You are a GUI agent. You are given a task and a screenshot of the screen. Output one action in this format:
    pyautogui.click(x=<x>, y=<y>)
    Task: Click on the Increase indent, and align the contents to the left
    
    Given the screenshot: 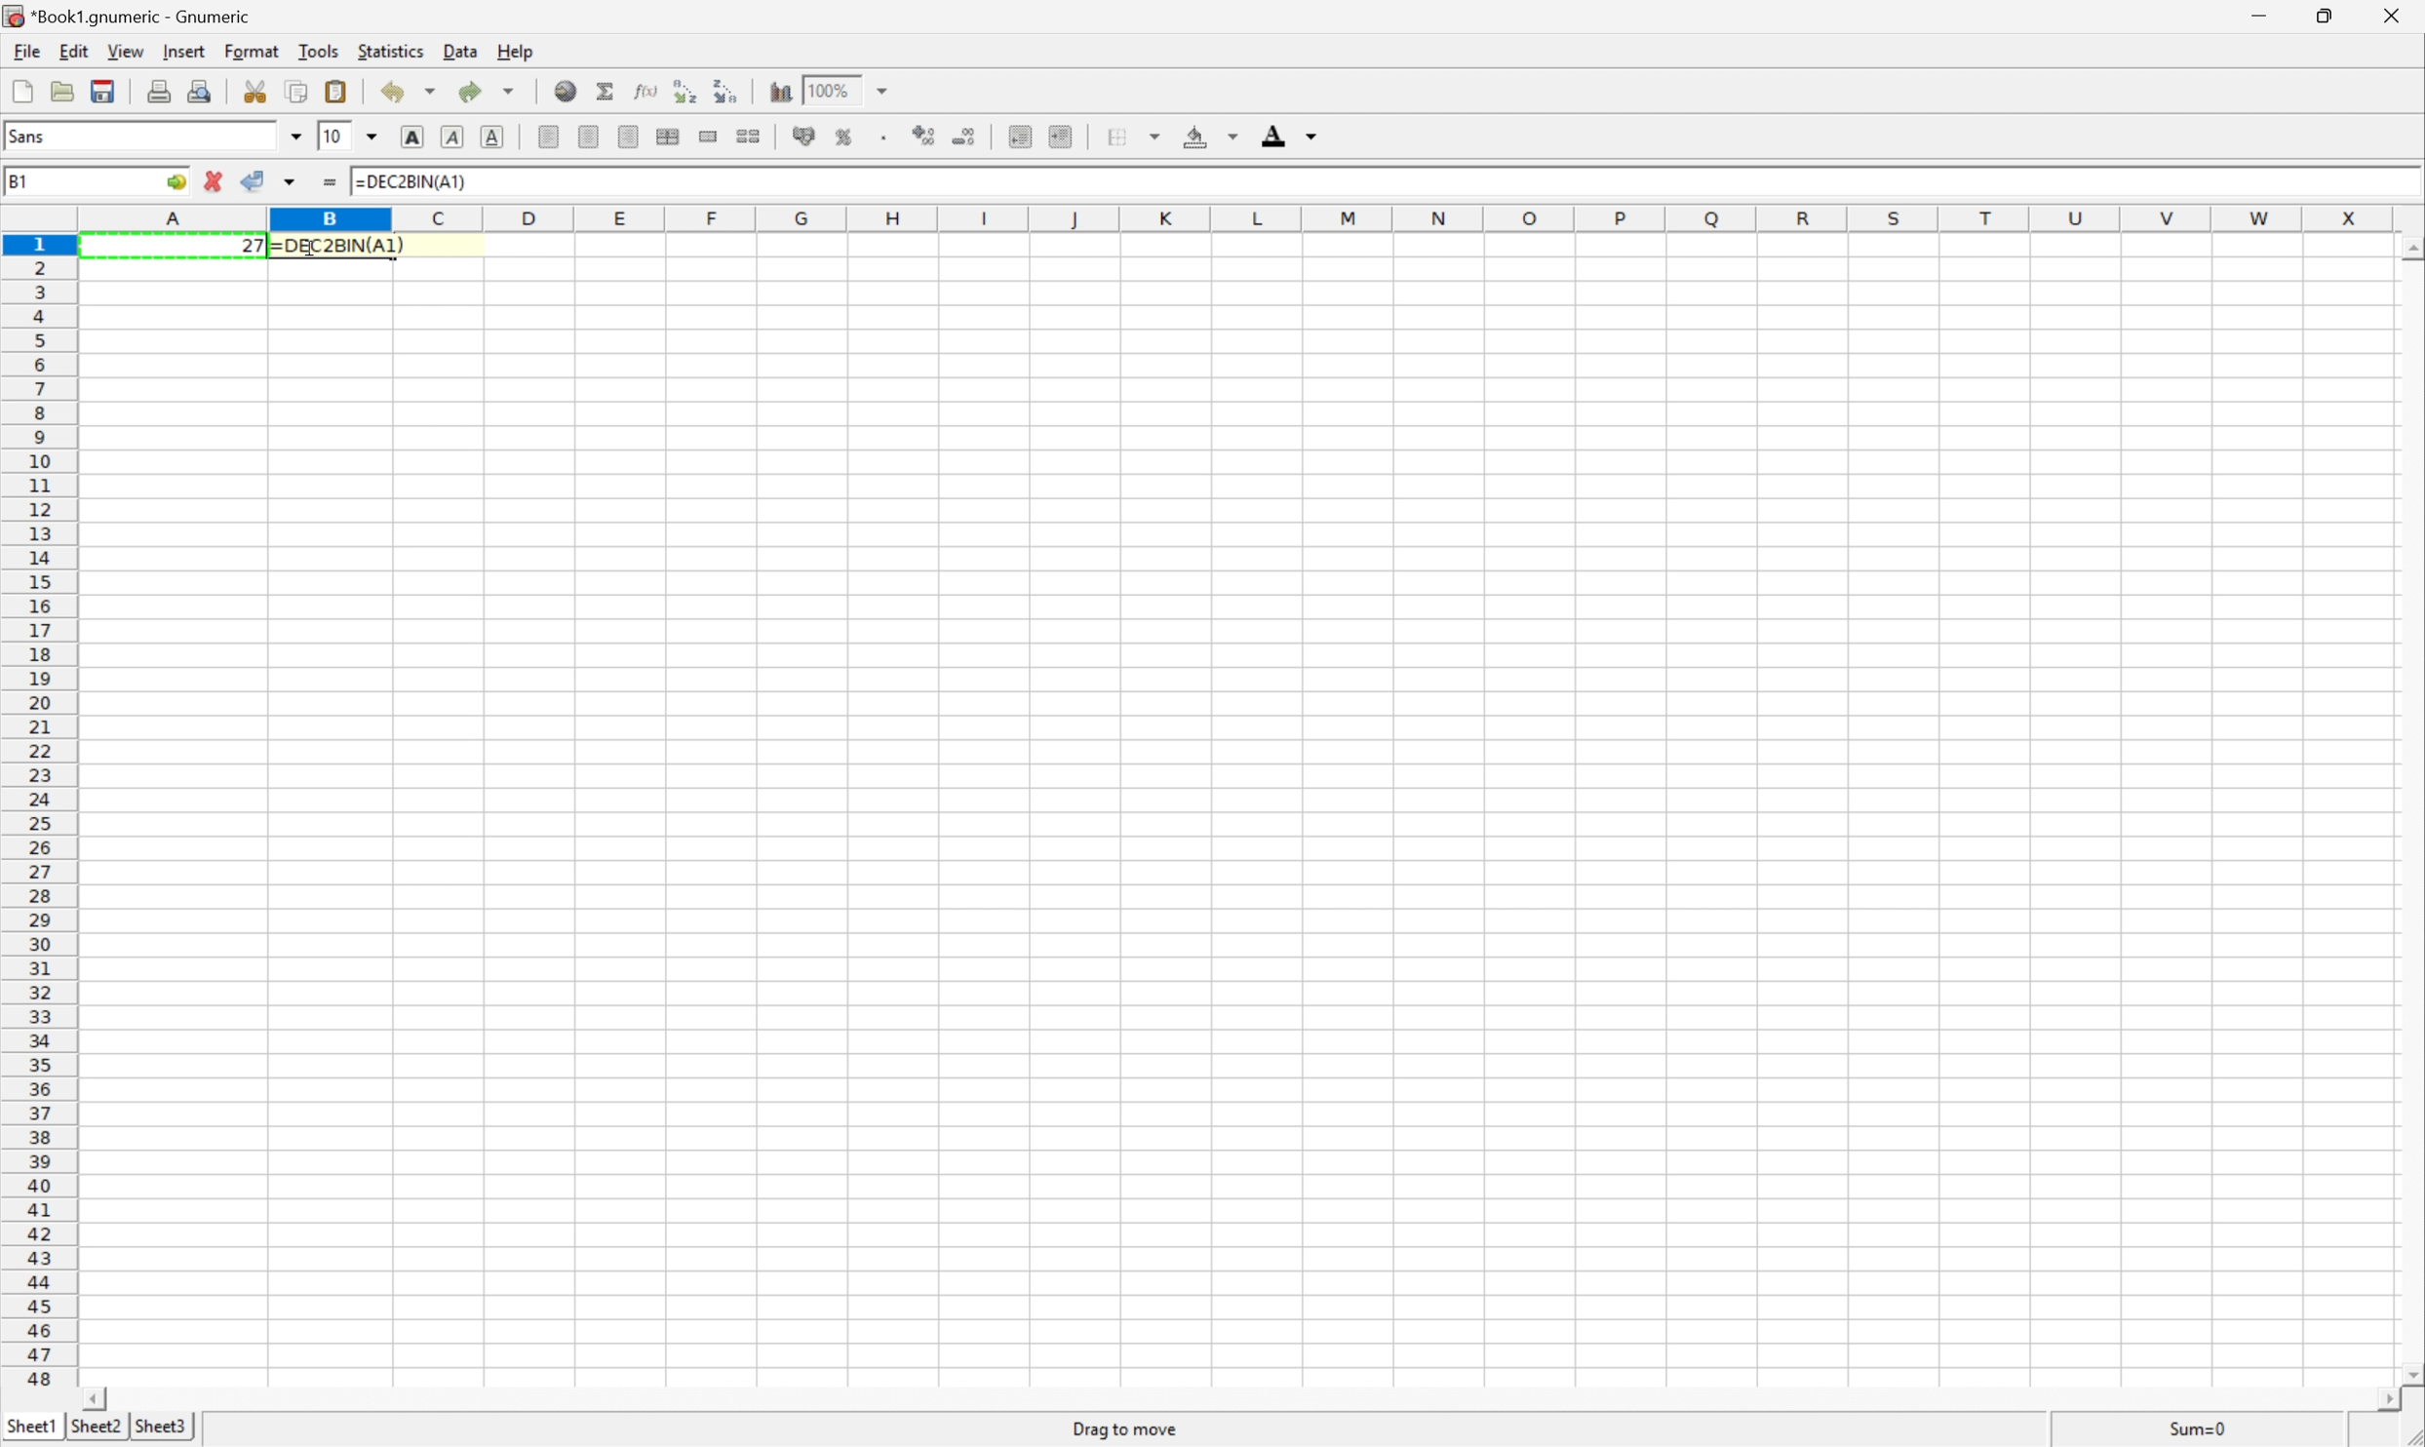 What is the action you would take?
    pyautogui.click(x=1060, y=135)
    